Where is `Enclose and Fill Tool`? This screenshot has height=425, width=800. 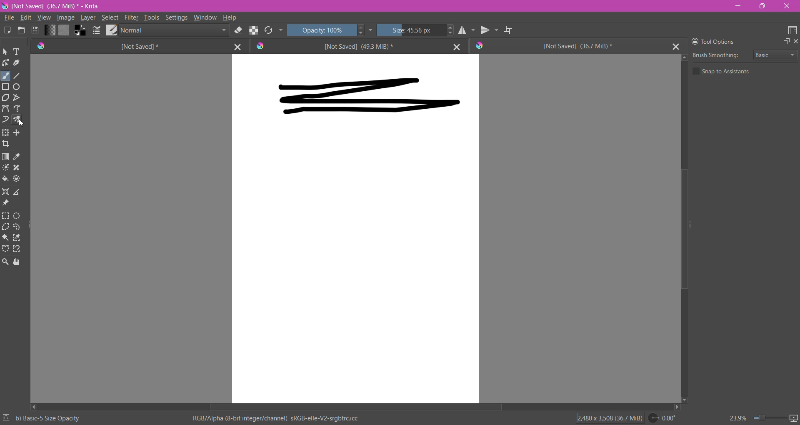 Enclose and Fill Tool is located at coordinates (17, 179).